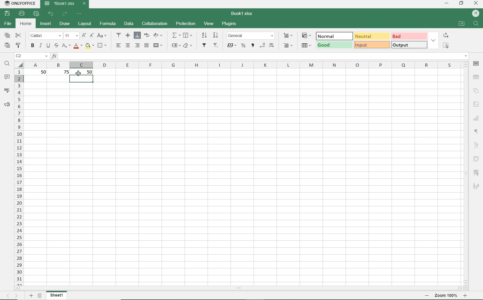  What do you see at coordinates (433, 40) in the screenshot?
I see `expand` at bounding box center [433, 40].